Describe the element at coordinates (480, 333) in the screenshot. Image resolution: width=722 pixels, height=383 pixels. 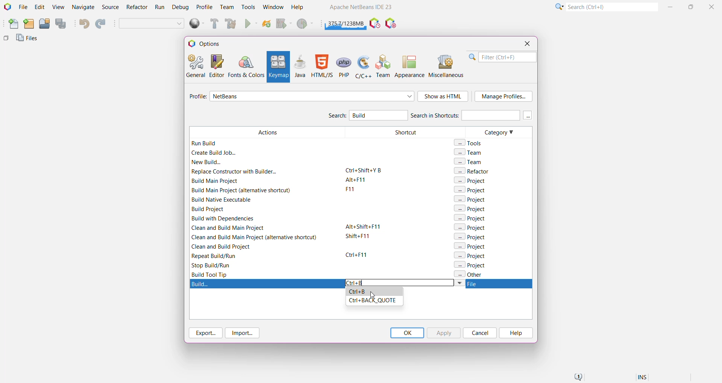
I see `Cancel` at that location.